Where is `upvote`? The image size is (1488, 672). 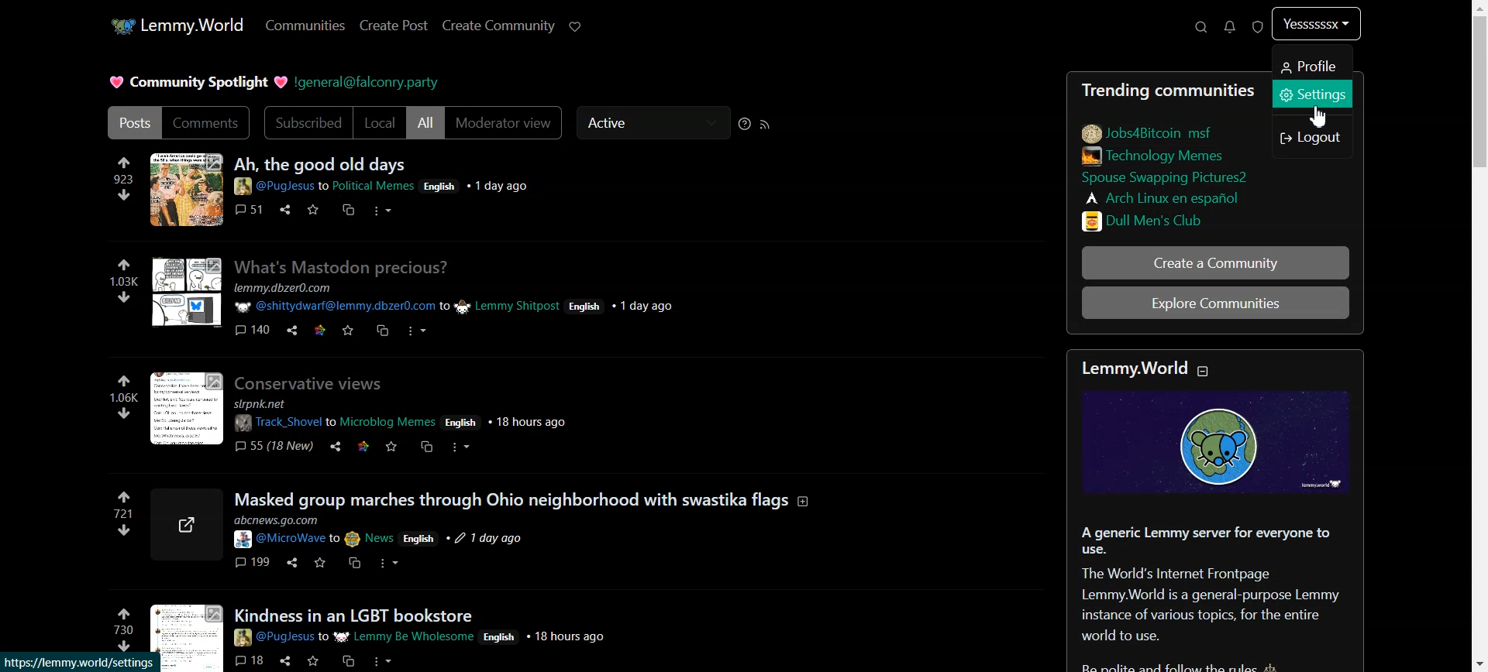 upvote is located at coordinates (124, 497).